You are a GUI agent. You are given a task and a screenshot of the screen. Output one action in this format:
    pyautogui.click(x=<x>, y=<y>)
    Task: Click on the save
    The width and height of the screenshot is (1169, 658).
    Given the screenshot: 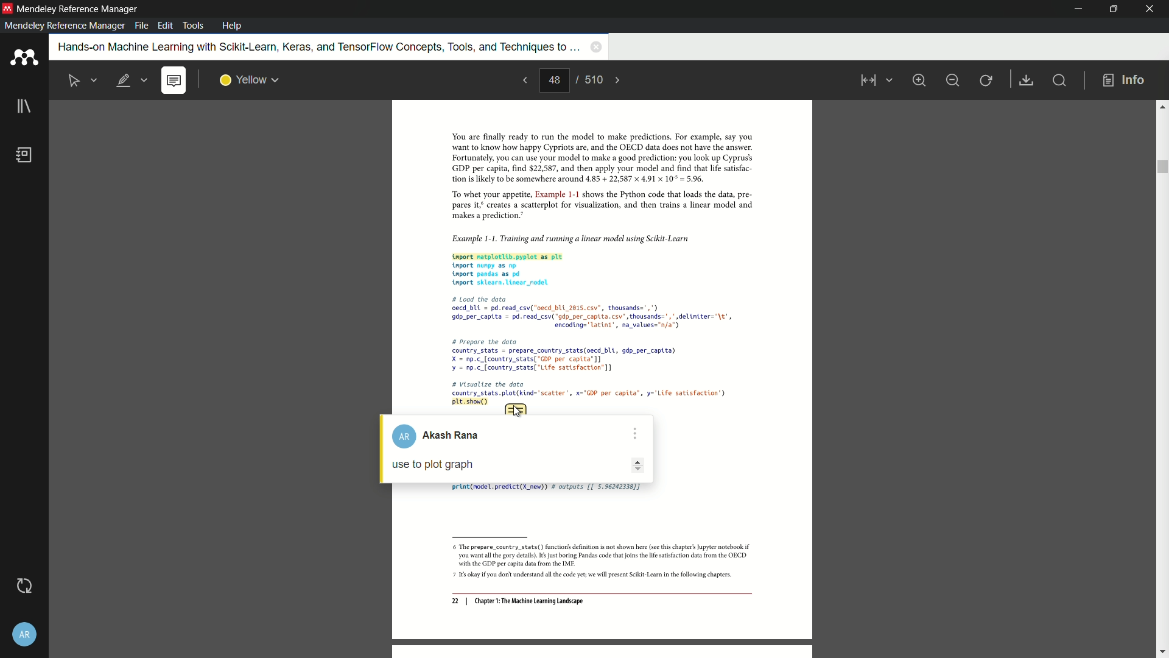 What is the action you would take?
    pyautogui.click(x=1027, y=81)
    